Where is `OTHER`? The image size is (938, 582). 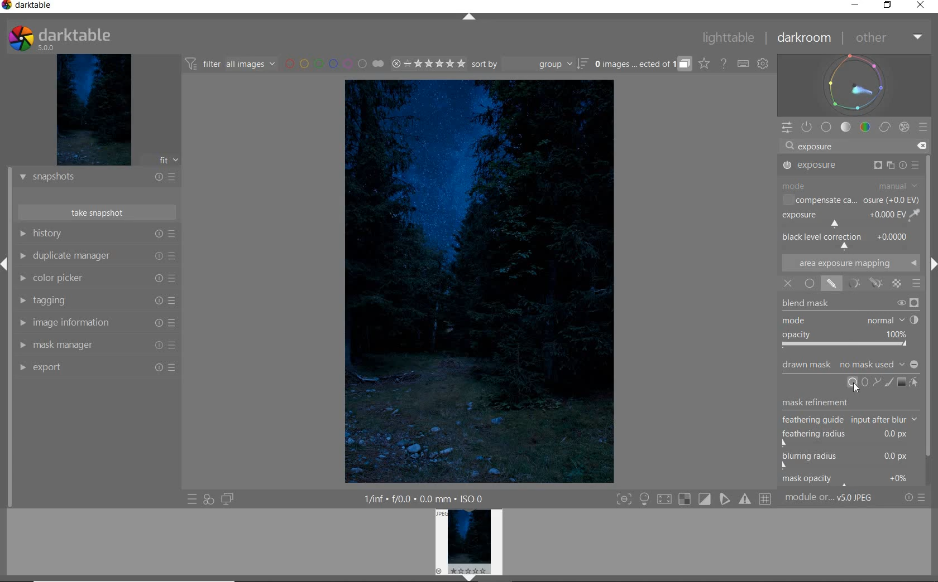 OTHER is located at coordinates (887, 38).